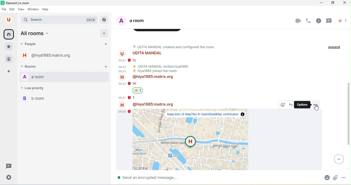 The image size is (351, 185). Describe the element at coordinates (334, 47) in the screenshot. I see `expand` at that location.